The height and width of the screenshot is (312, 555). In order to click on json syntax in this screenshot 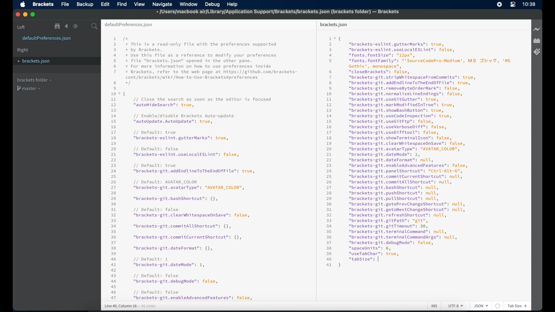, I will do `click(419, 151)`.